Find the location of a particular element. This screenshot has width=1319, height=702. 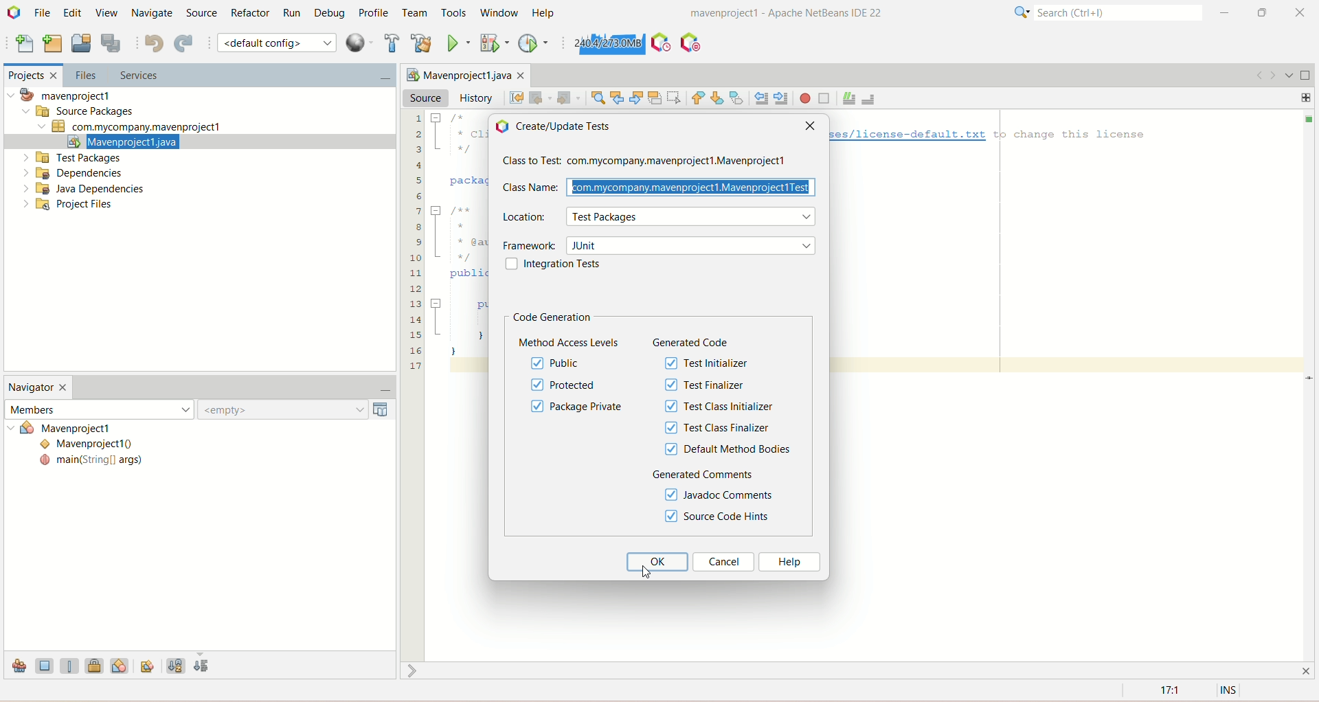

navigator is located at coordinates (38, 389).